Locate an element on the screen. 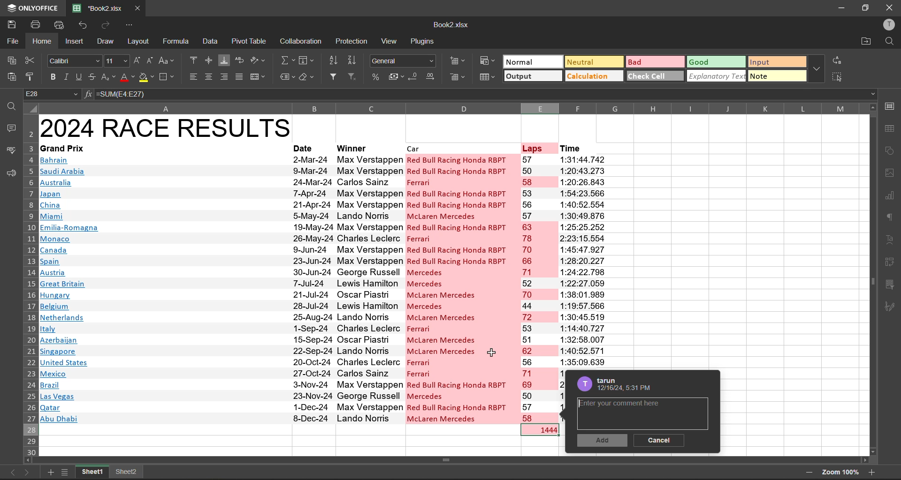 The height and width of the screenshot is (480, 901). time is located at coordinates (584, 261).